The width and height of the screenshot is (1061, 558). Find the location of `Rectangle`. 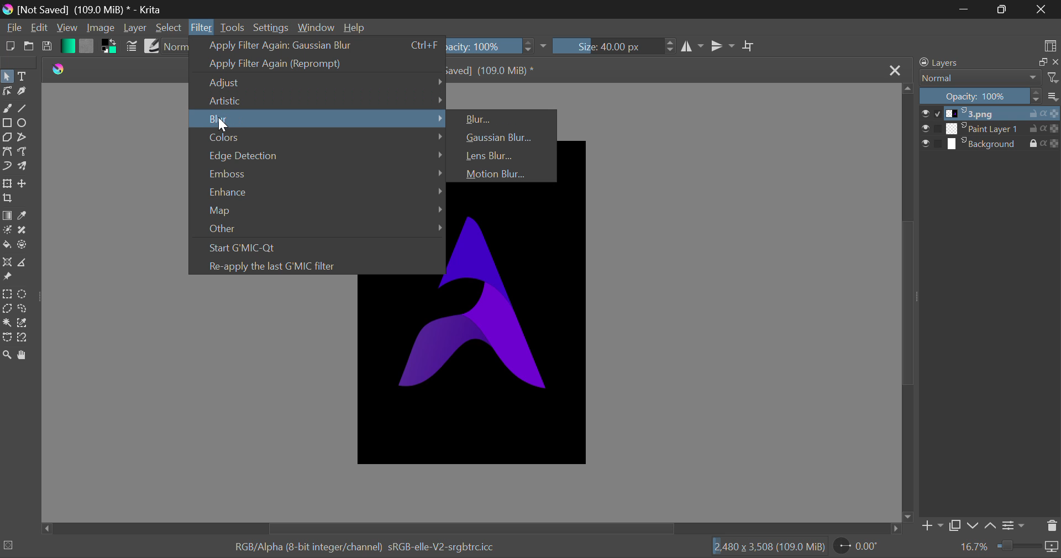

Rectangle is located at coordinates (7, 122).